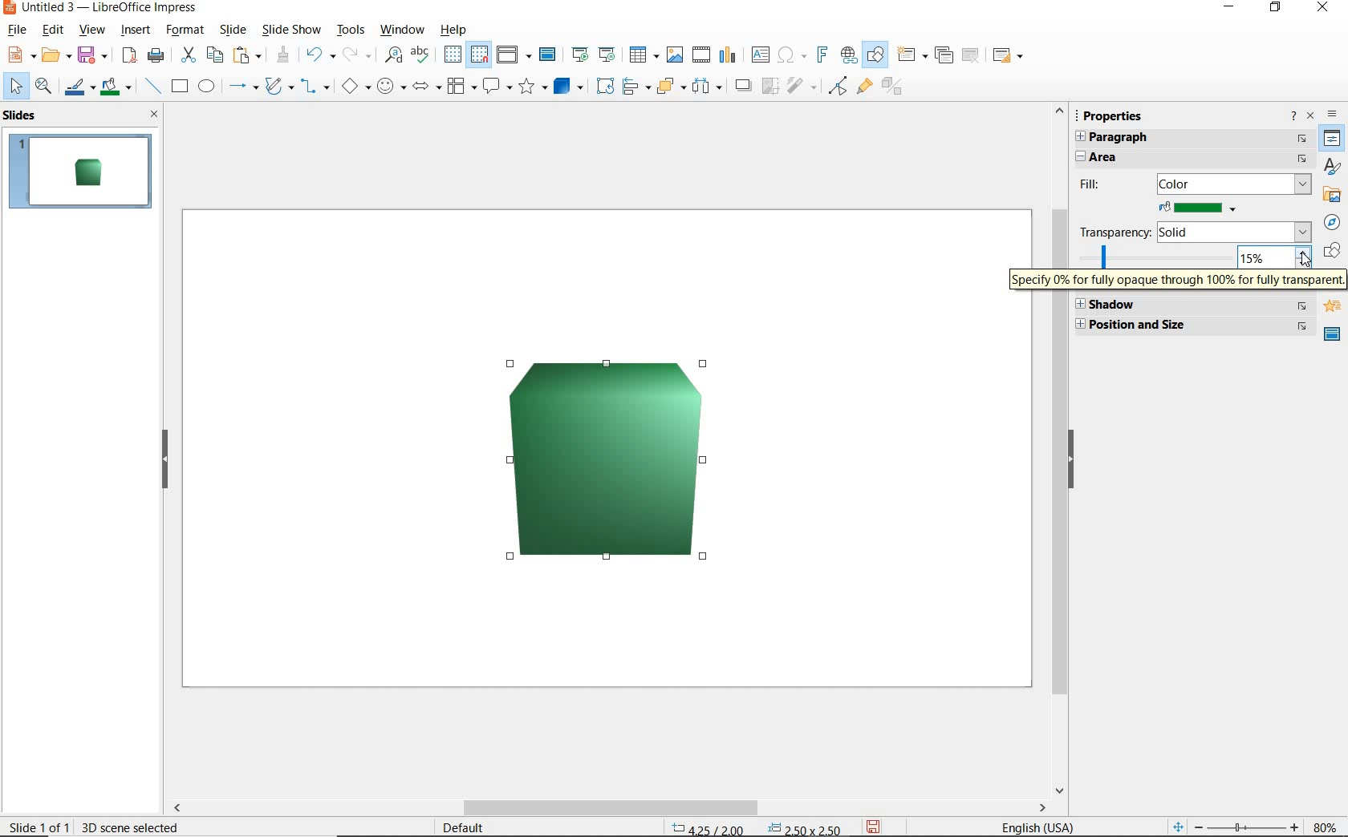 This screenshot has width=1348, height=837. What do you see at coordinates (19, 30) in the screenshot?
I see `file` at bounding box center [19, 30].